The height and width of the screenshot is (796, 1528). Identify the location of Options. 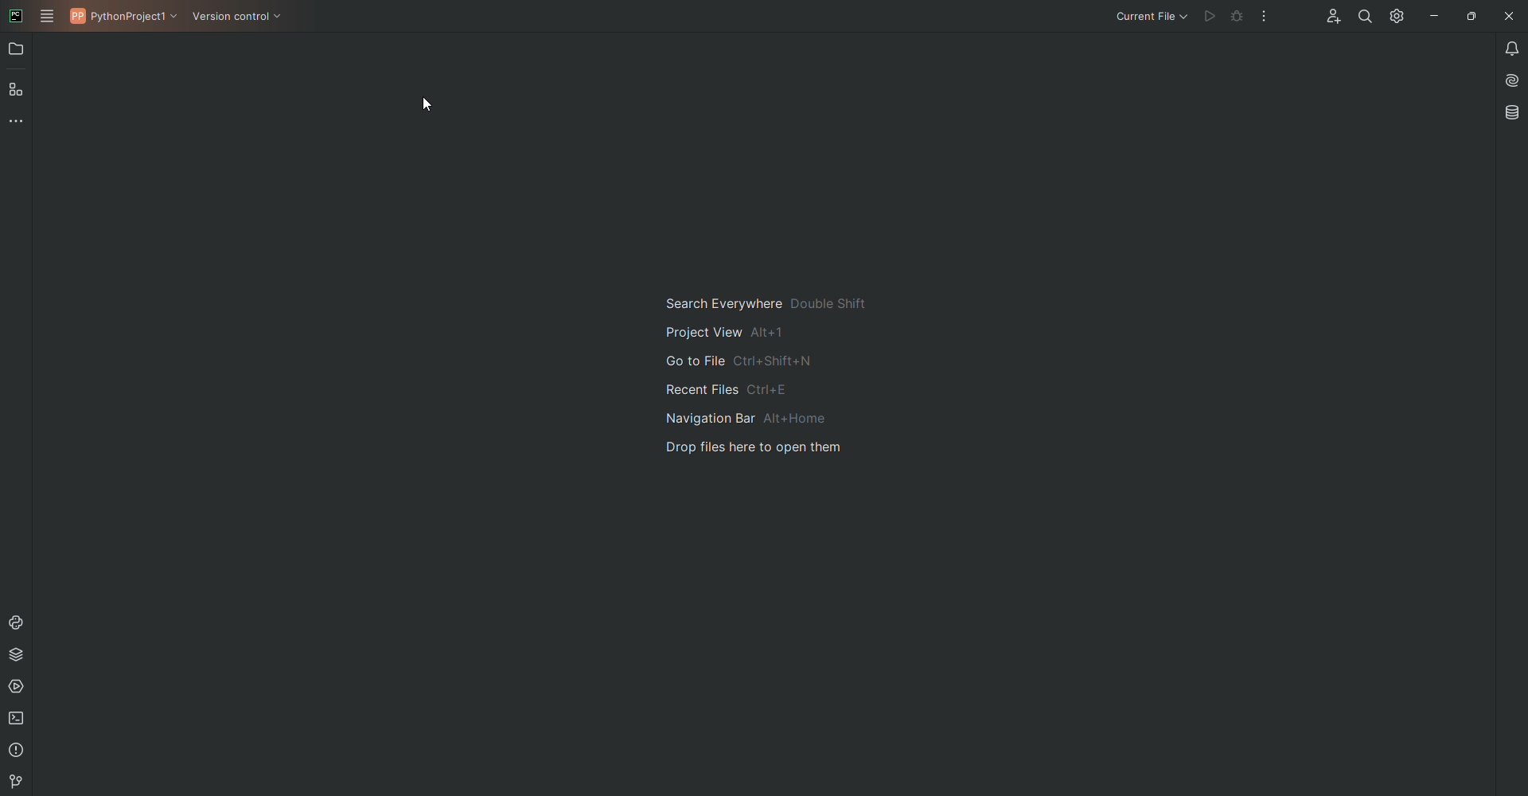
(1265, 16).